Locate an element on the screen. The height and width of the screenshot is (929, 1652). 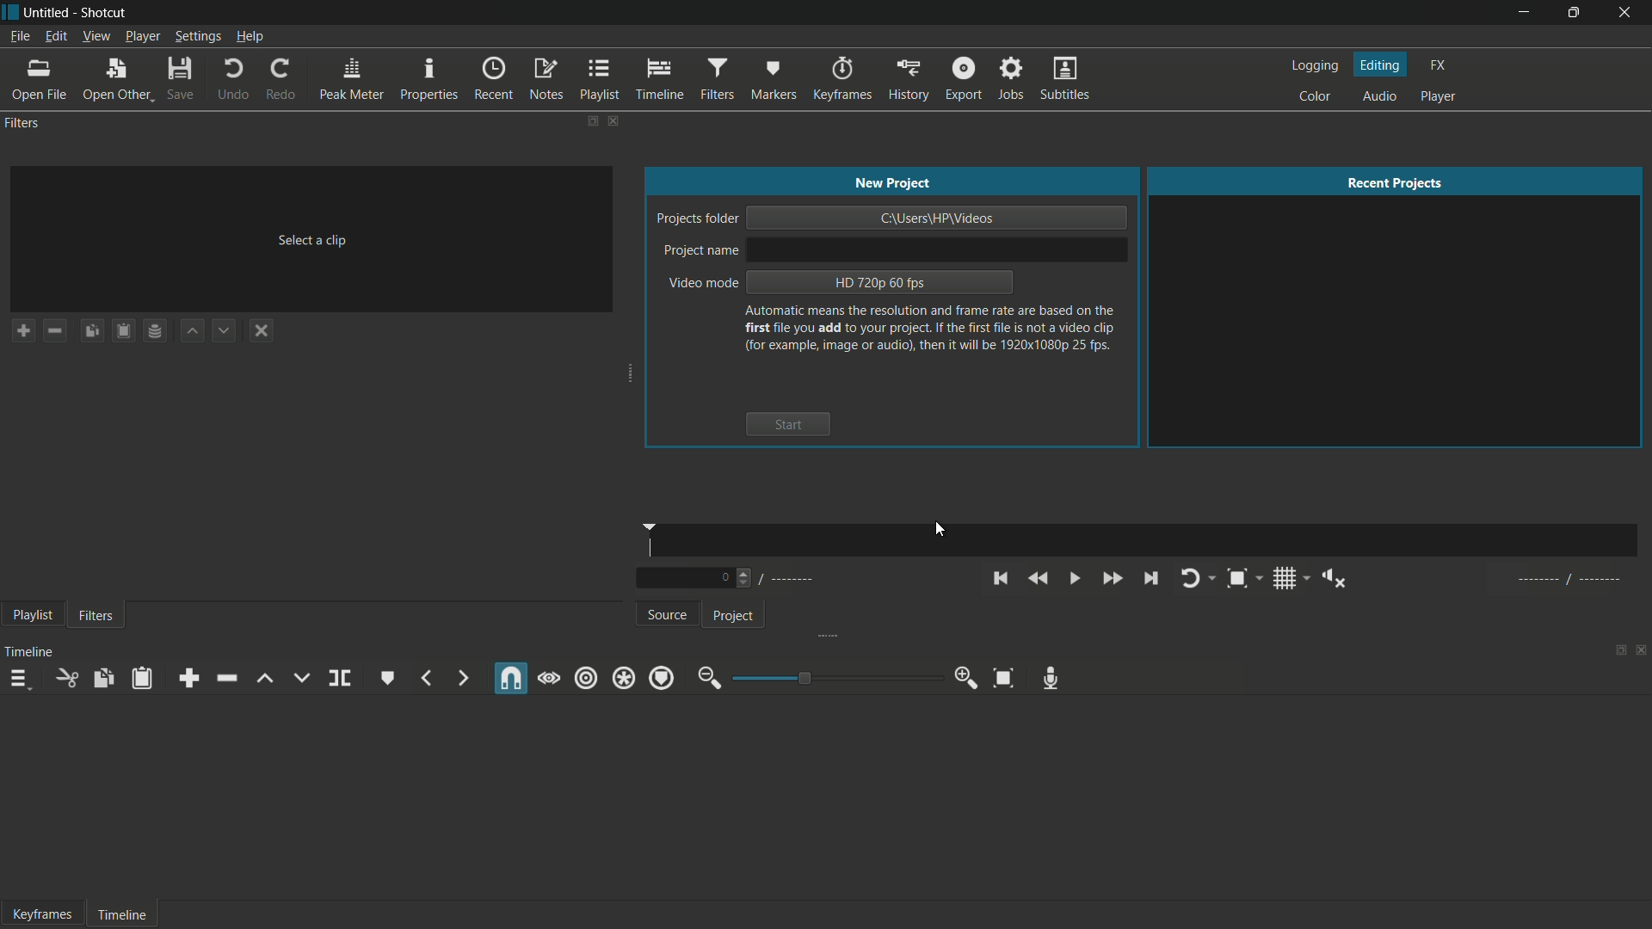
video mode is located at coordinates (701, 284).